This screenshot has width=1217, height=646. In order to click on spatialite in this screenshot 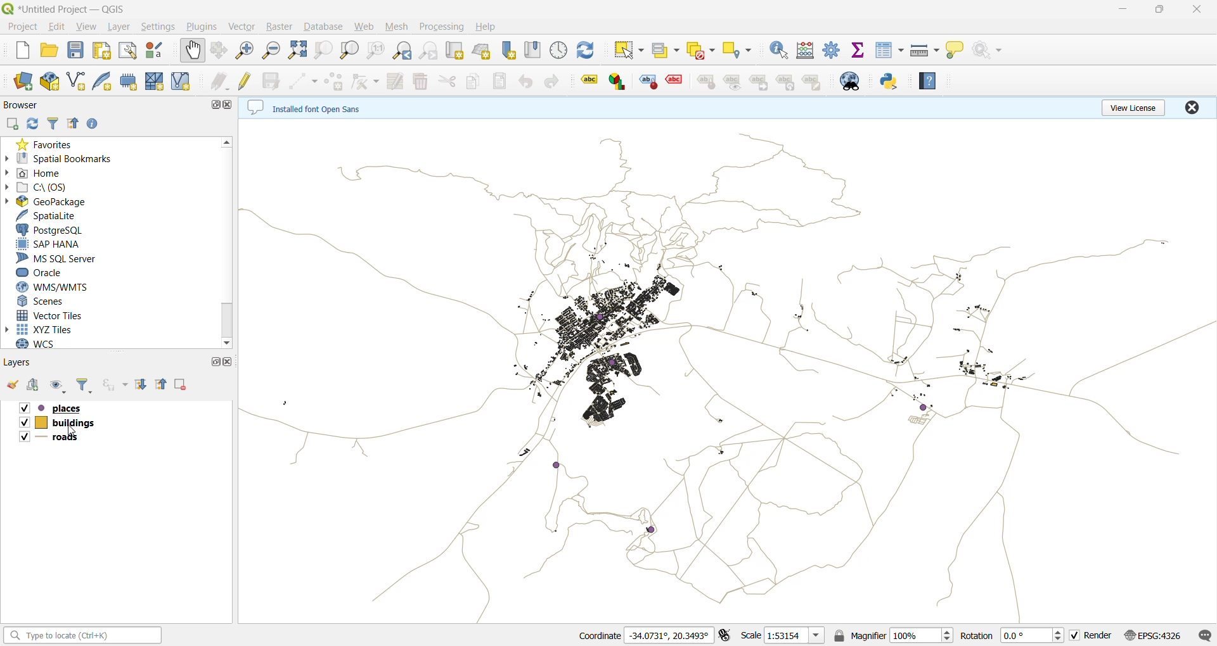, I will do `click(49, 217)`.